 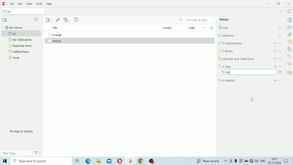 What do you see at coordinates (225, 19) in the screenshot?
I see `Mango` at bounding box center [225, 19].